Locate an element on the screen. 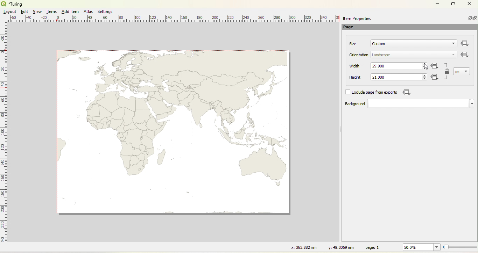  x: 363.882 mm is located at coordinates (303, 247).